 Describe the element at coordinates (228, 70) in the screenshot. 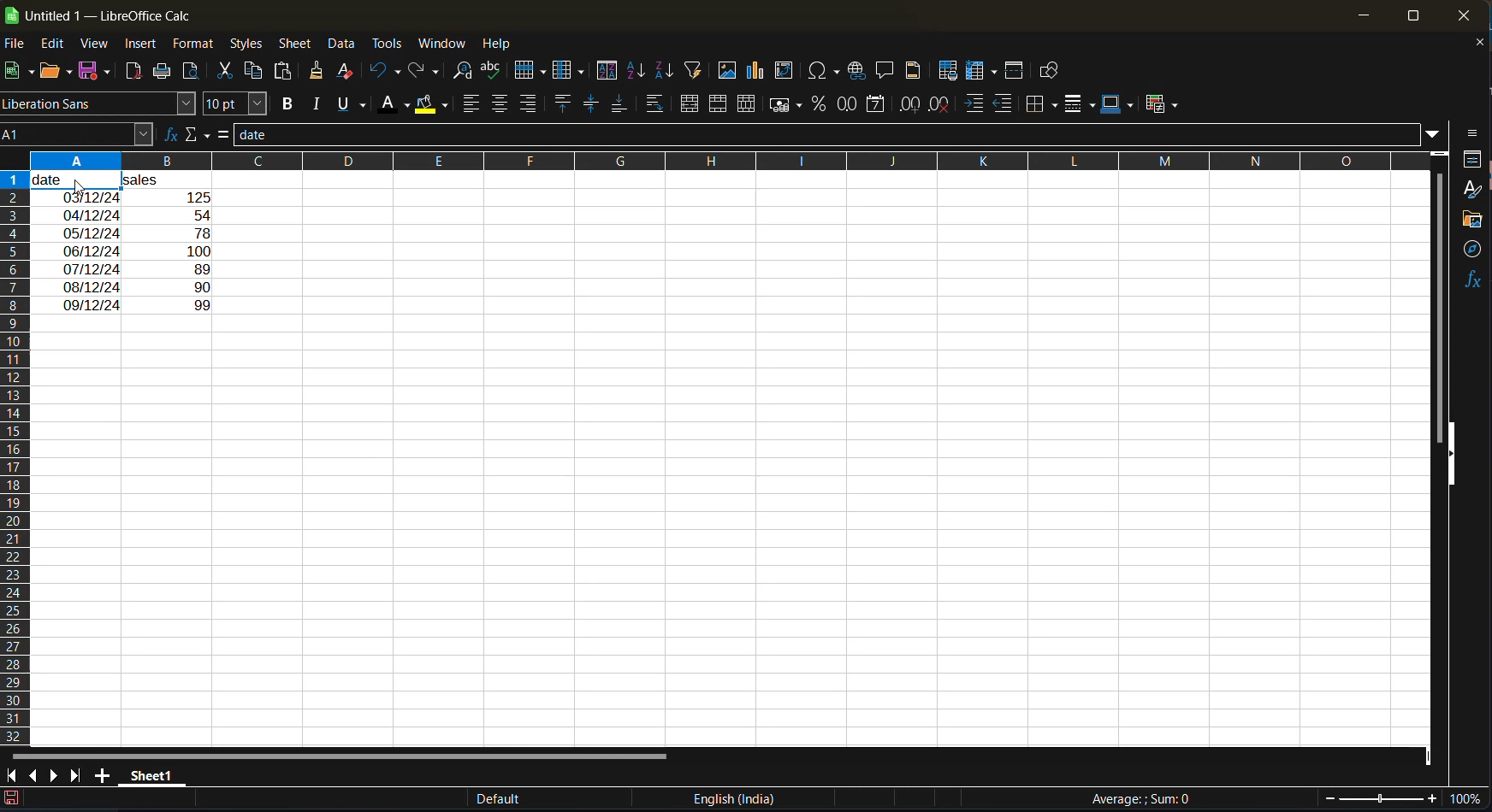

I see `cut` at that location.